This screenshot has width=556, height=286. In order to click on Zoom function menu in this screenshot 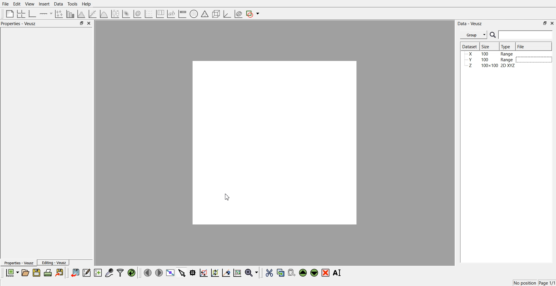, I will do `click(252, 272)`.